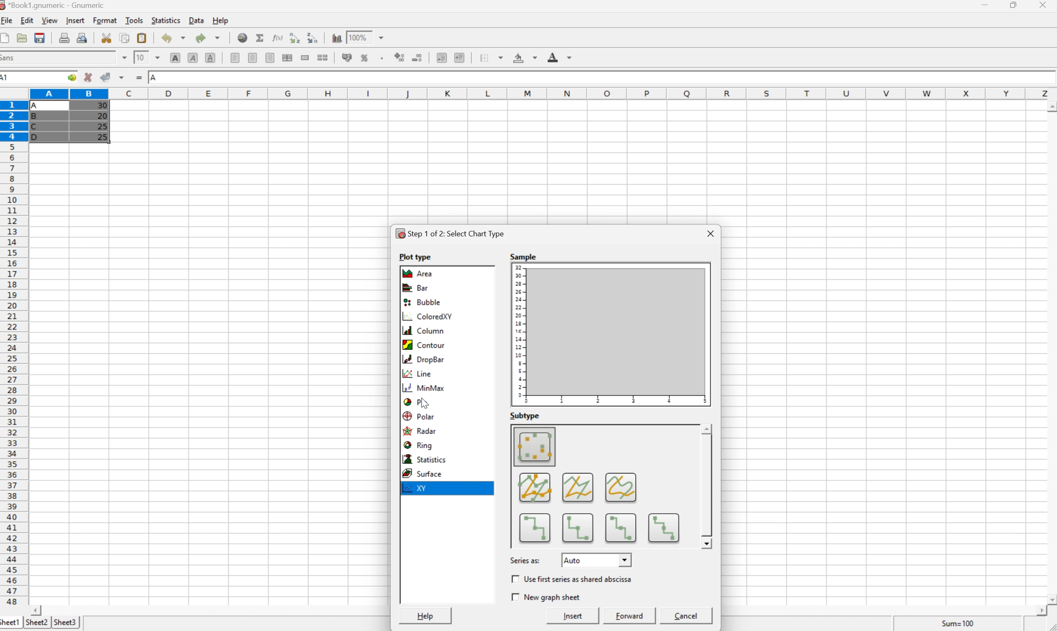  What do you see at coordinates (158, 57) in the screenshot?
I see `Drop Down` at bounding box center [158, 57].